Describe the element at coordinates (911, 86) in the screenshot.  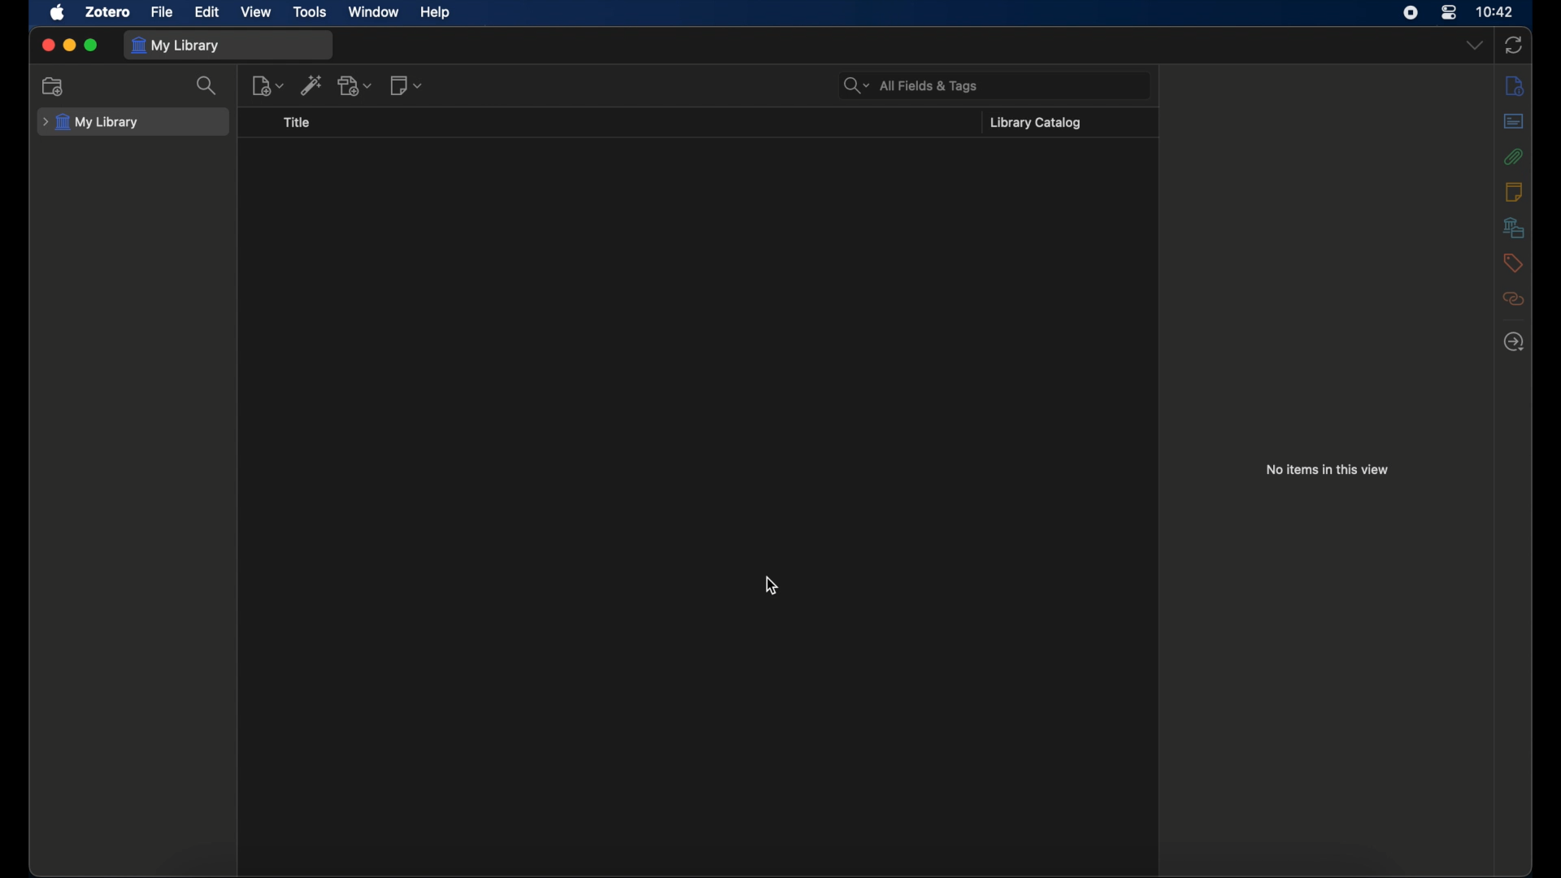
I see `all fields & tags` at that location.